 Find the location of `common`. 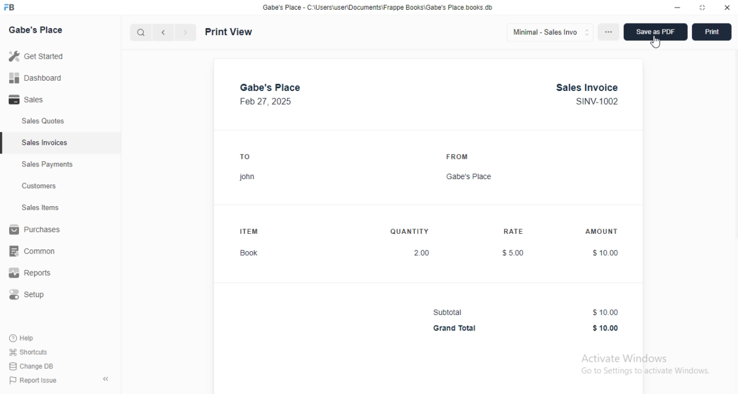

common is located at coordinates (32, 251).